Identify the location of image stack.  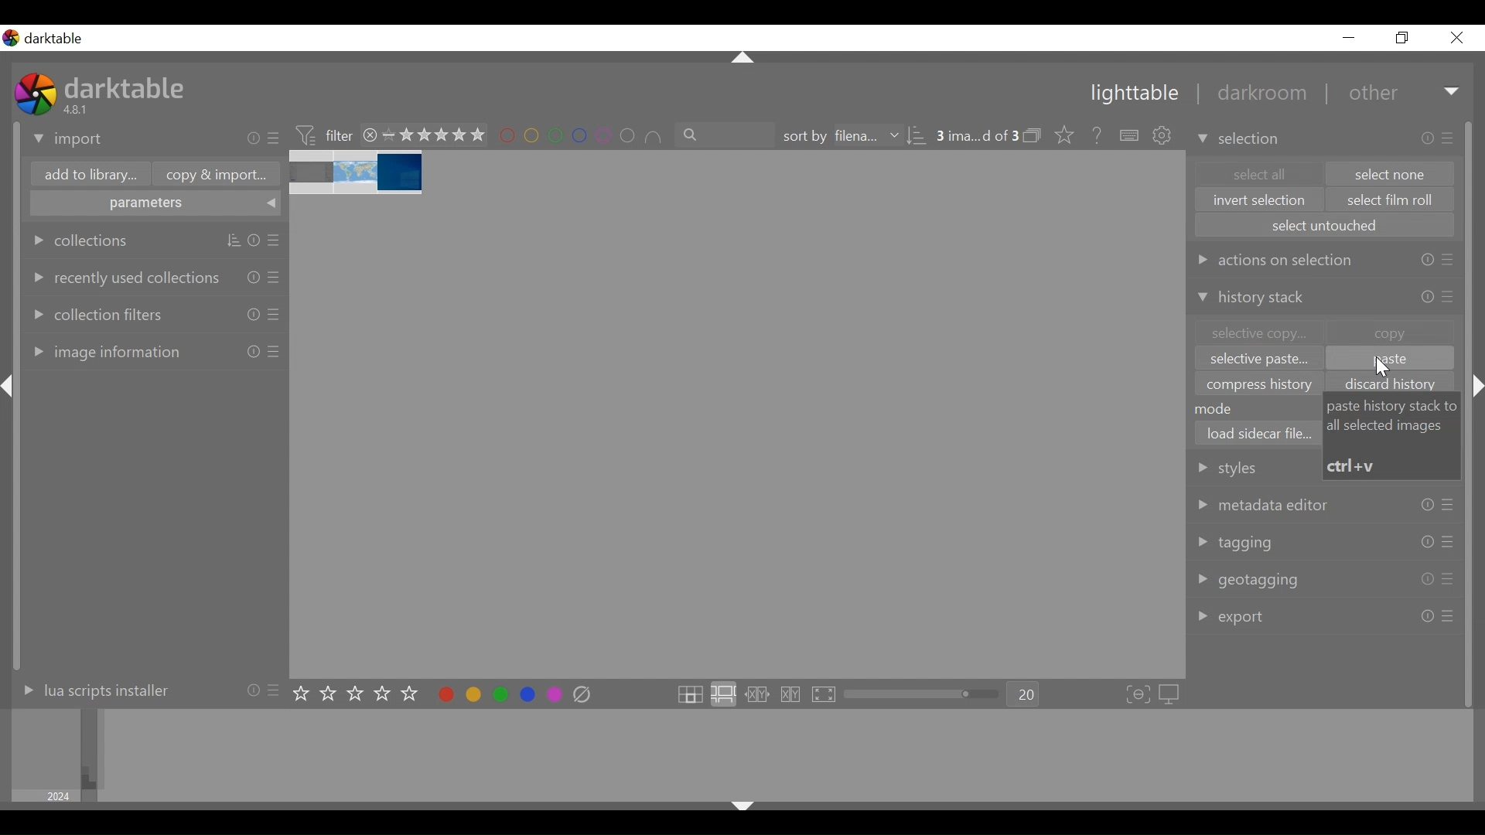
(358, 173).